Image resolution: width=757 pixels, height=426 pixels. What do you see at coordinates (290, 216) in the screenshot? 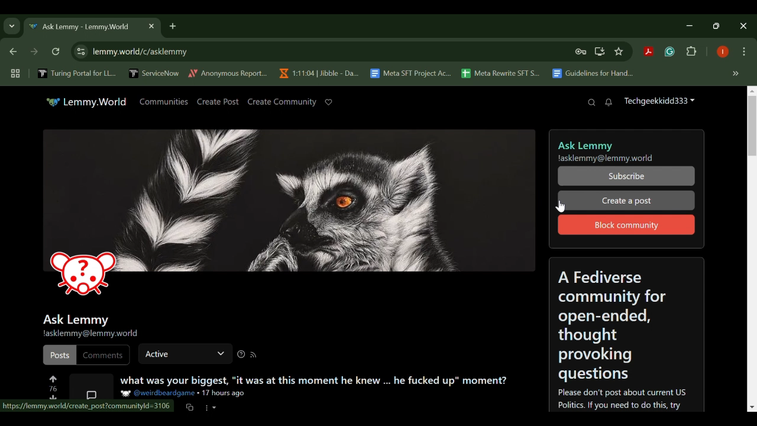
I see `Community Media` at bounding box center [290, 216].